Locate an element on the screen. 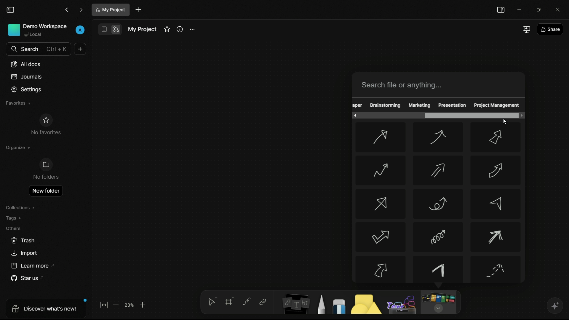  document name is located at coordinates (142, 29).